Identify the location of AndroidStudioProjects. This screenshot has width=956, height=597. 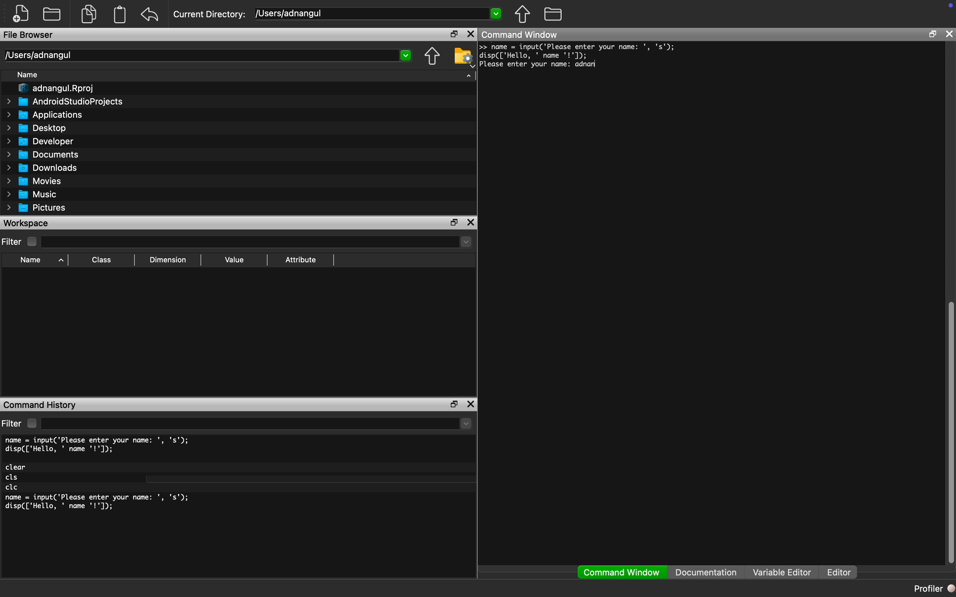
(65, 101).